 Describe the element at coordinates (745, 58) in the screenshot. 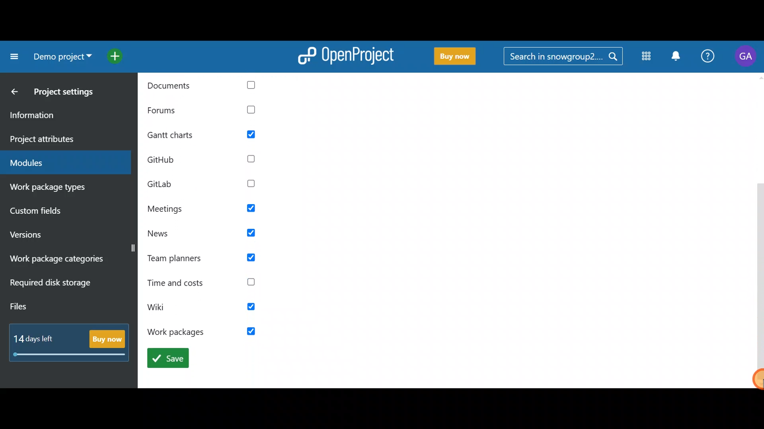

I see `Account name` at that location.